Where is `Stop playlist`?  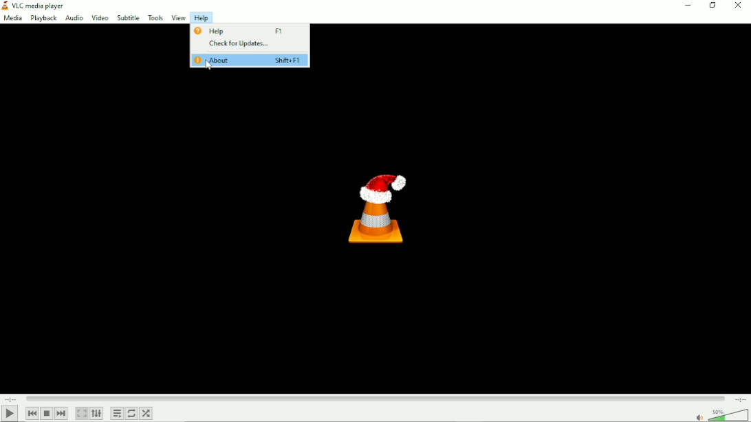
Stop playlist is located at coordinates (46, 412).